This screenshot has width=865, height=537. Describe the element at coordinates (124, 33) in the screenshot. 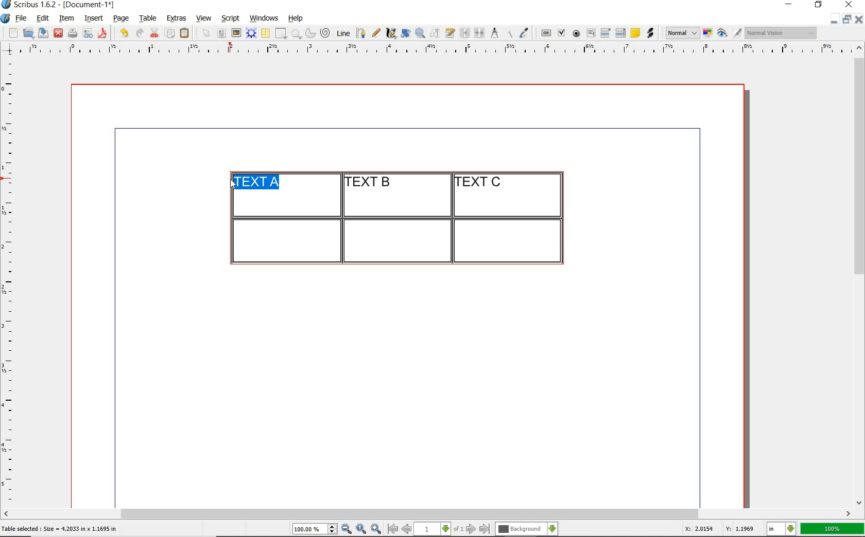

I see `undo` at that location.